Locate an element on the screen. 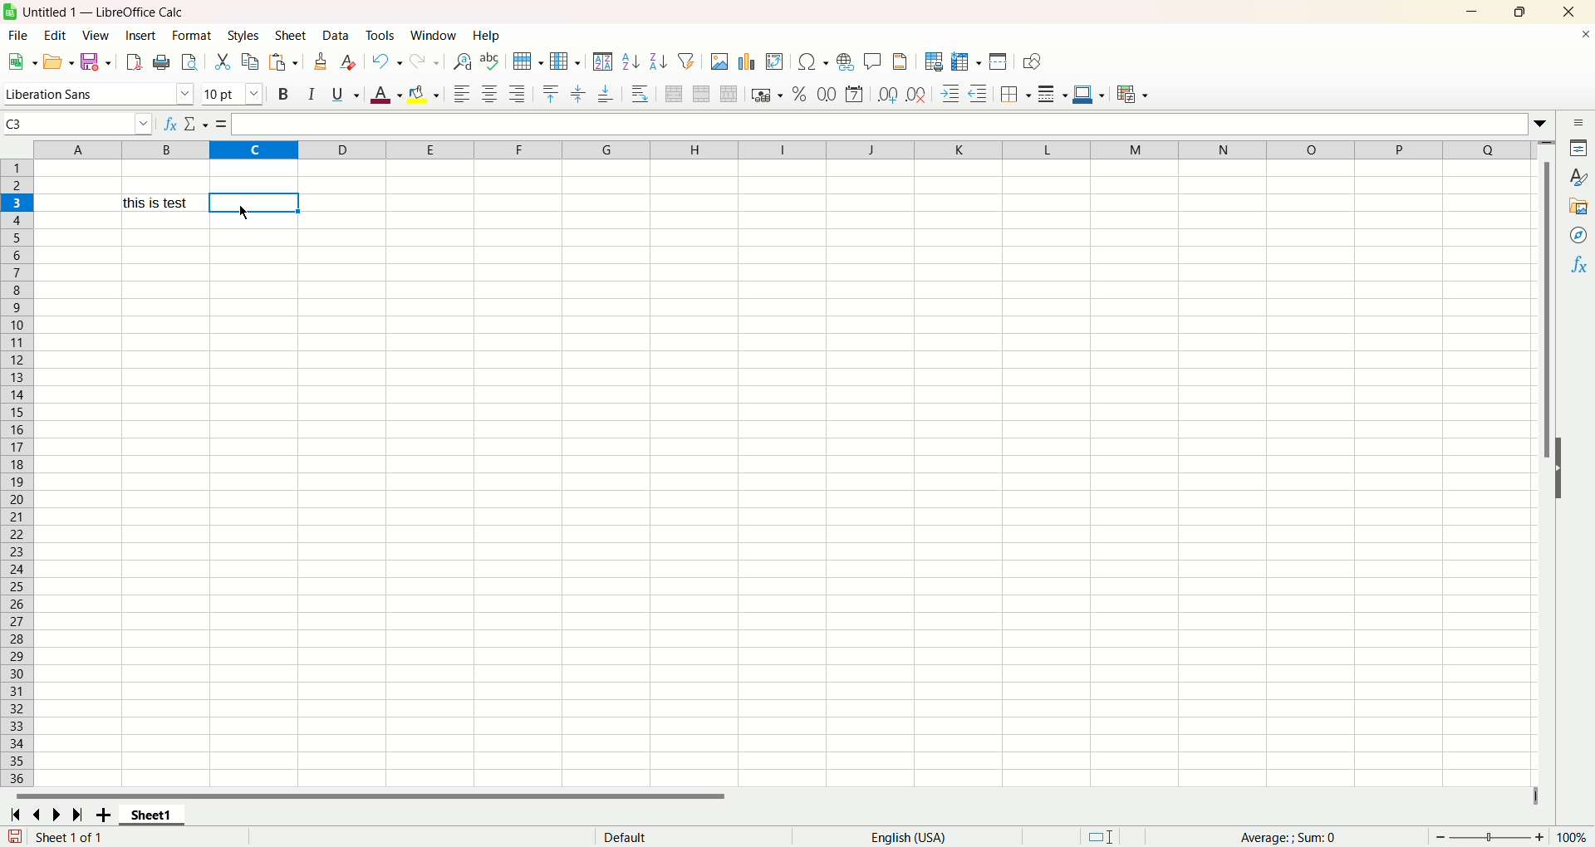 The height and width of the screenshot is (847, 1595). data is located at coordinates (337, 35).